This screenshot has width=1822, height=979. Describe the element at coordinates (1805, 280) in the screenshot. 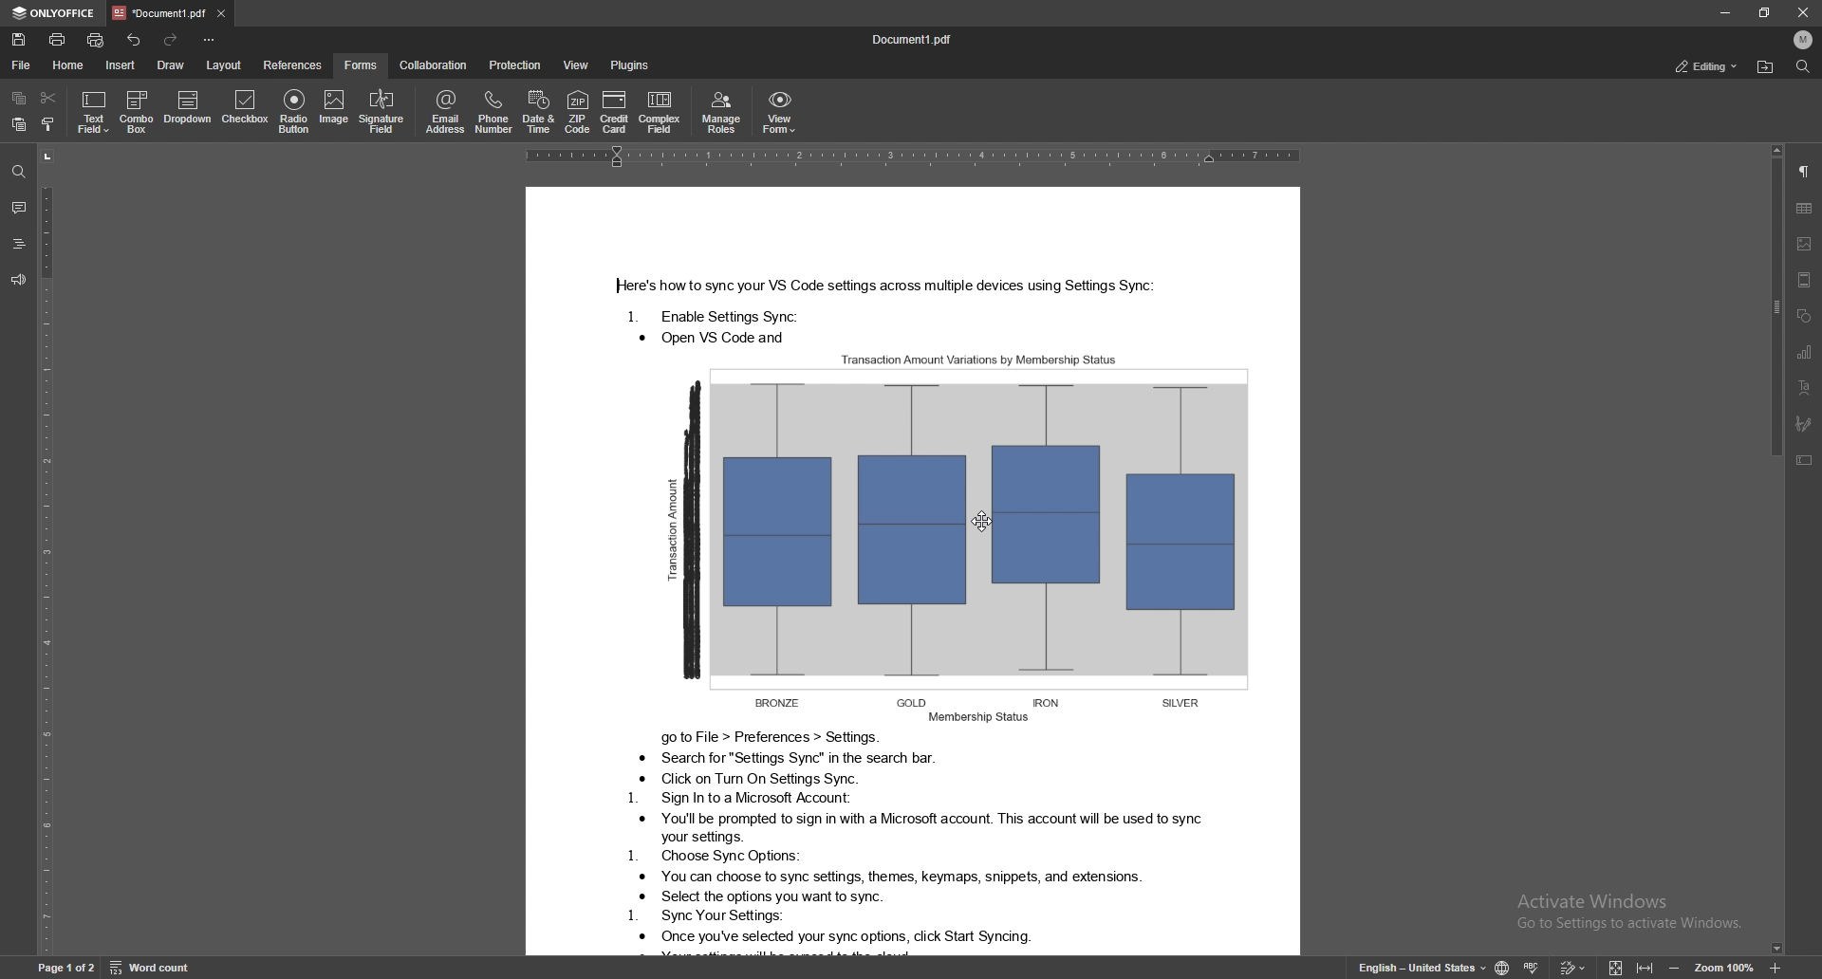

I see `header and footer` at that location.